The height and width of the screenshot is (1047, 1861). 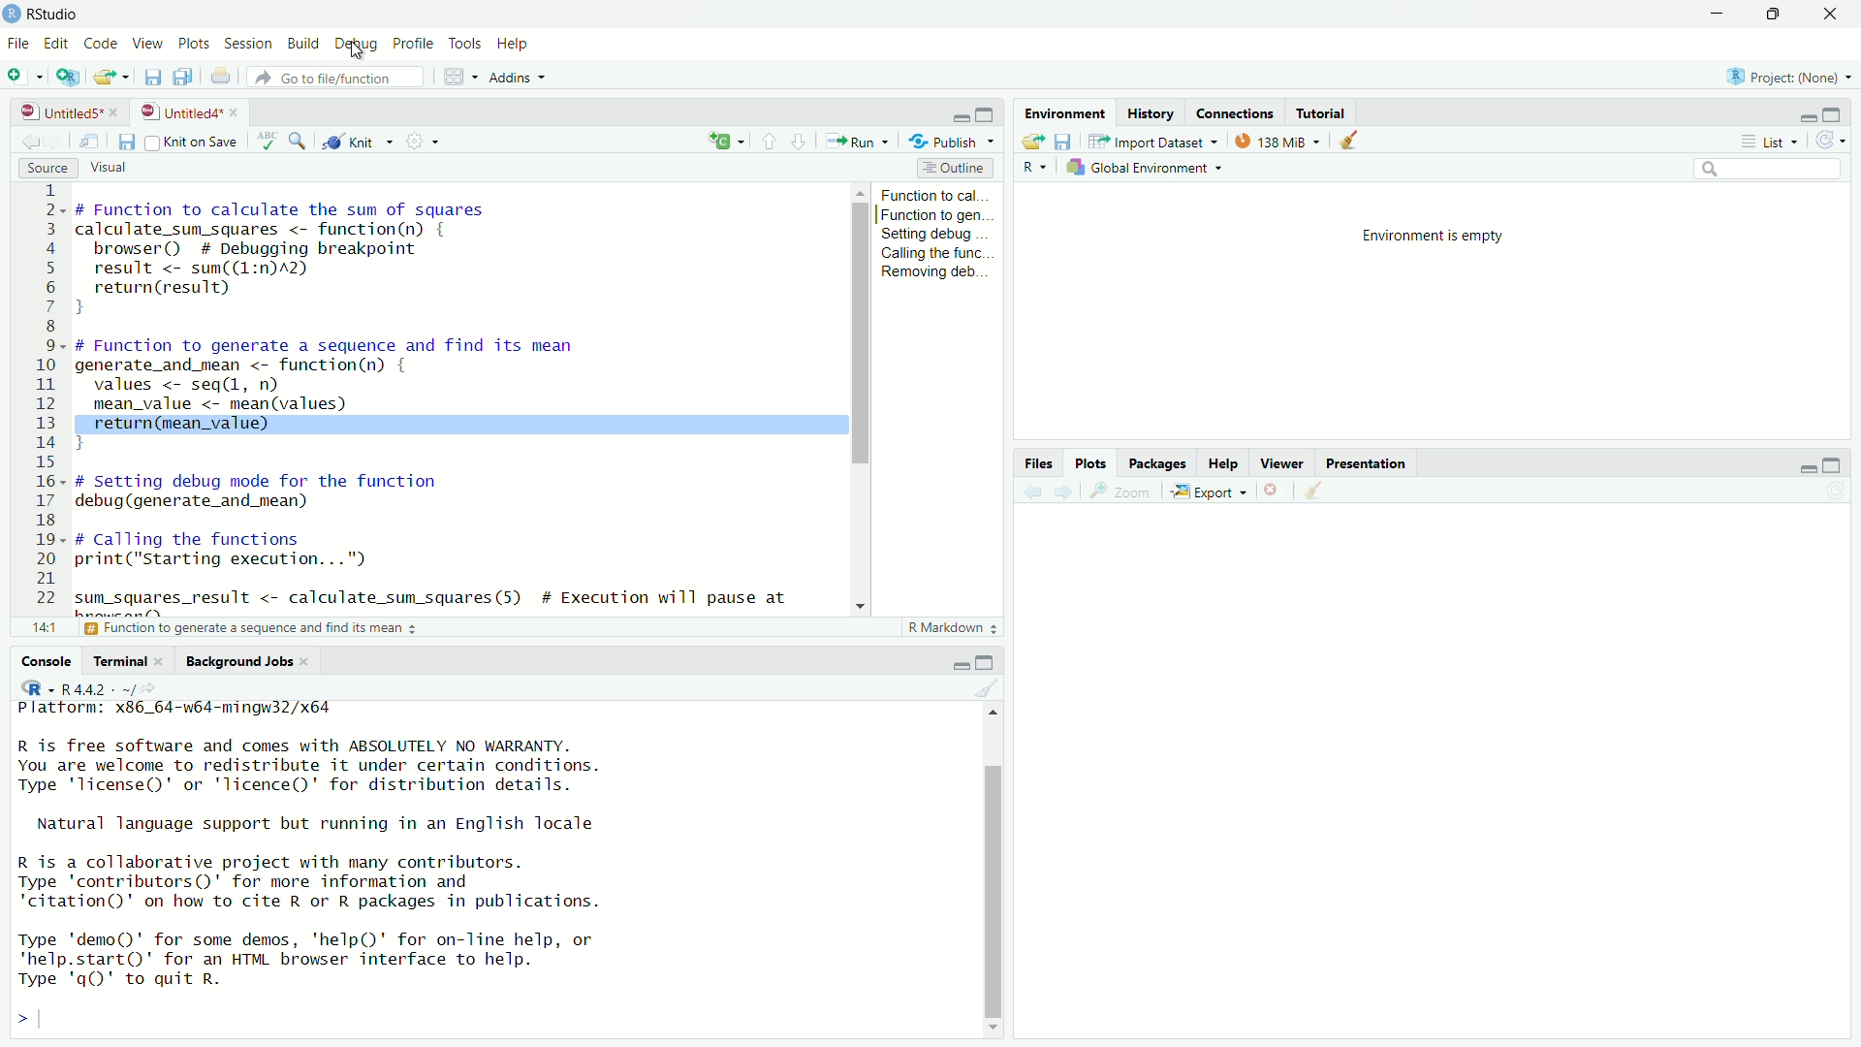 What do you see at coordinates (190, 142) in the screenshot?
I see `source on save` at bounding box center [190, 142].